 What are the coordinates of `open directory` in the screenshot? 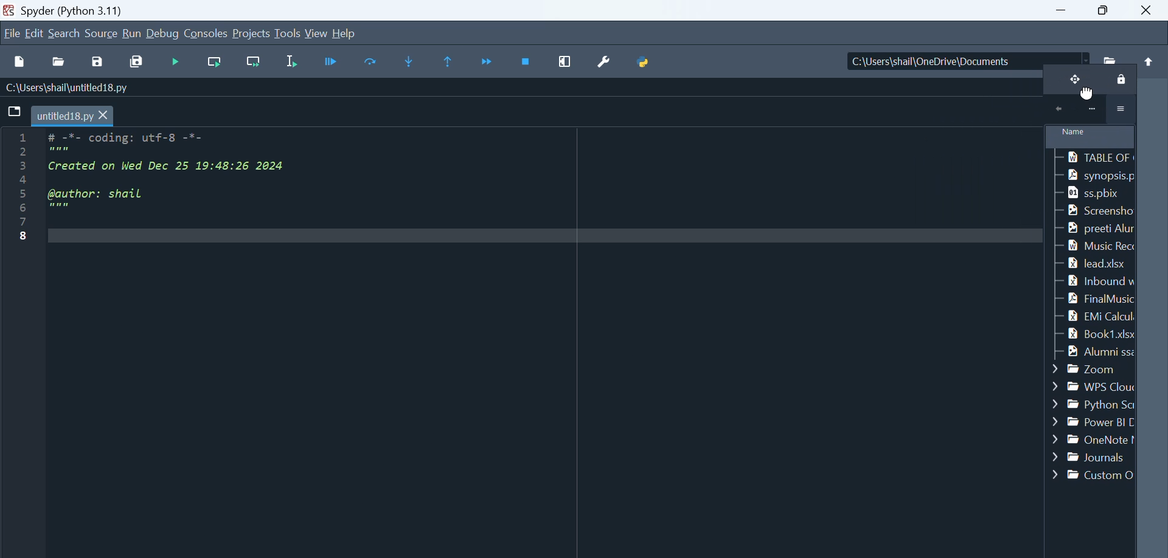 It's located at (1110, 57).